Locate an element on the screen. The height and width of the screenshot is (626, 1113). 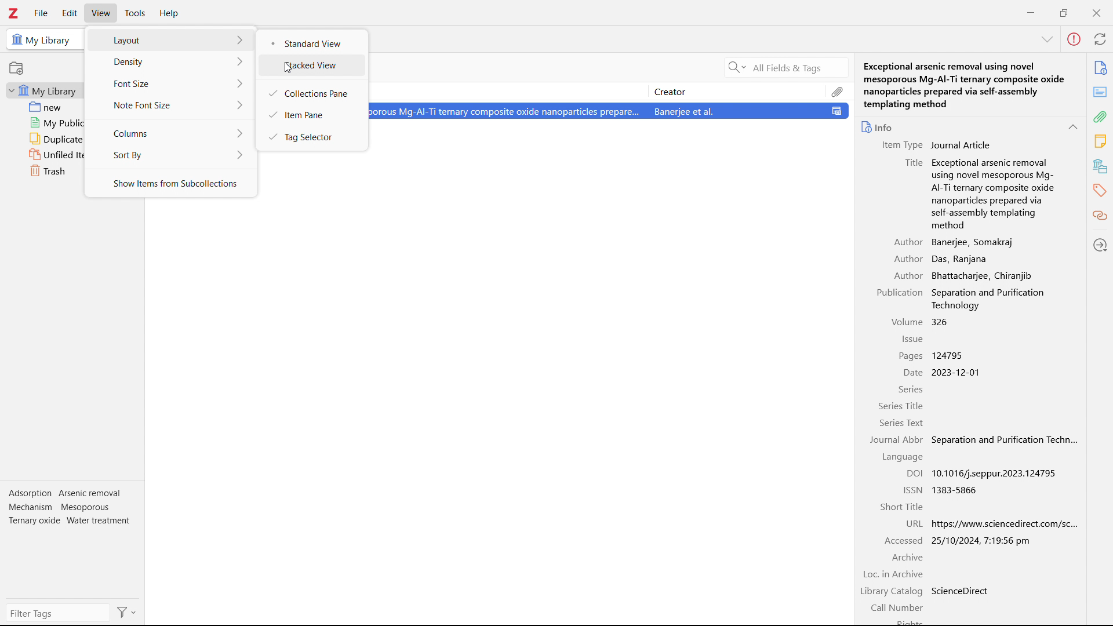
Exceptional arsenic removal using novel mesoporous Mg-Al-Ti temary composite oxide nanoparticles prepare... Banerjee et al. is located at coordinates (611, 111).